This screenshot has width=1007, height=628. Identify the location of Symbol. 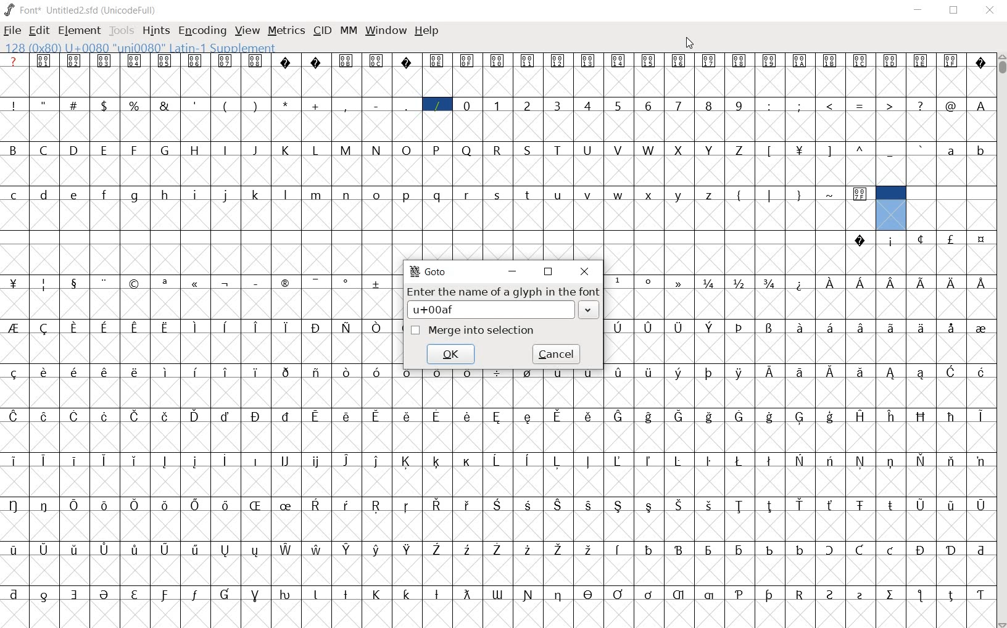
(76, 549).